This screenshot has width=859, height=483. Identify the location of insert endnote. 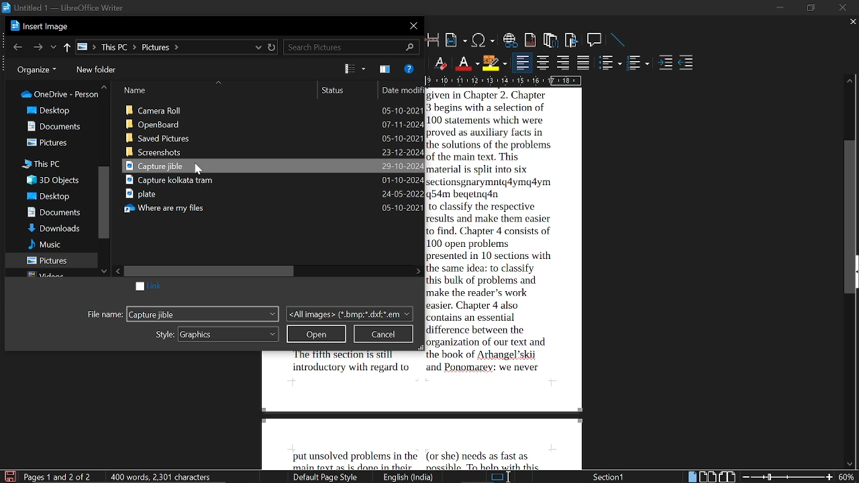
(552, 40).